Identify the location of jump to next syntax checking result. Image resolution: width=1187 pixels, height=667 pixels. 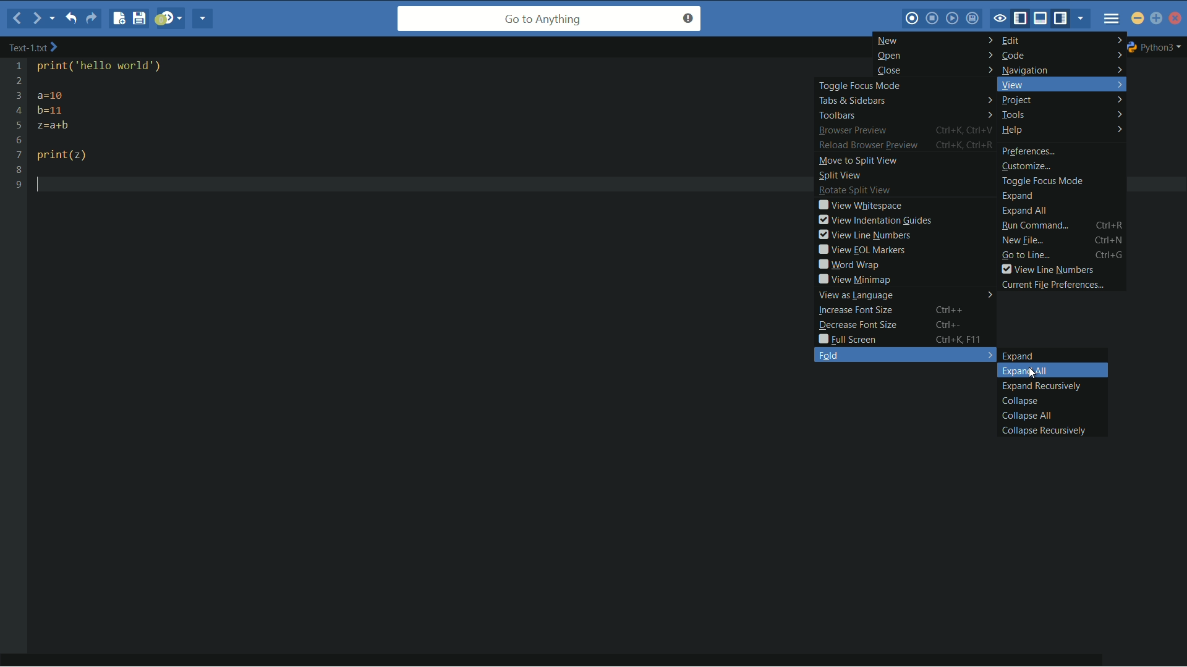
(169, 20).